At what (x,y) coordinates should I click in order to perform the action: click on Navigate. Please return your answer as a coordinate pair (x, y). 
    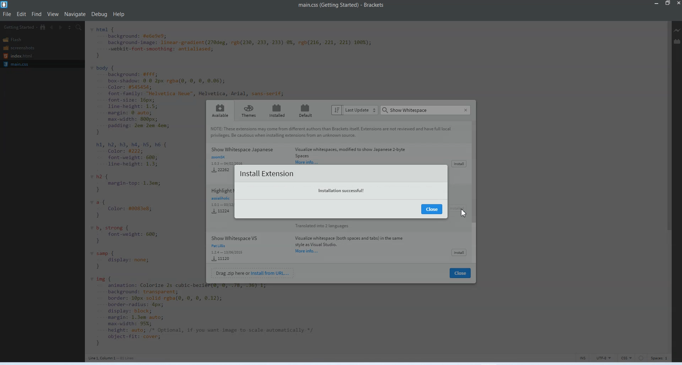
    Looking at the image, I should click on (76, 14).